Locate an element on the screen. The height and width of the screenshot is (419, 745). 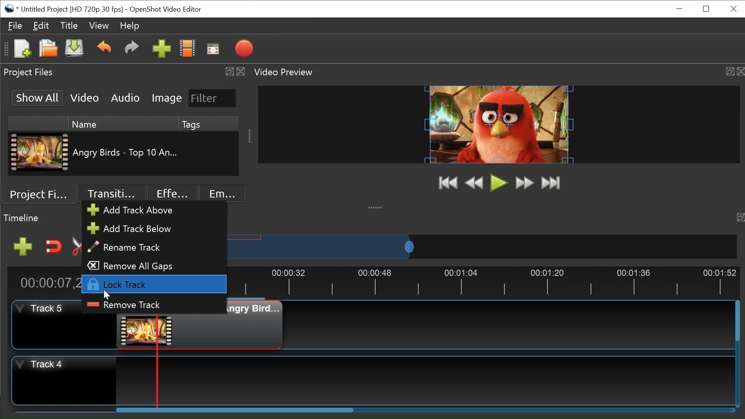
minimize is located at coordinates (681, 9).